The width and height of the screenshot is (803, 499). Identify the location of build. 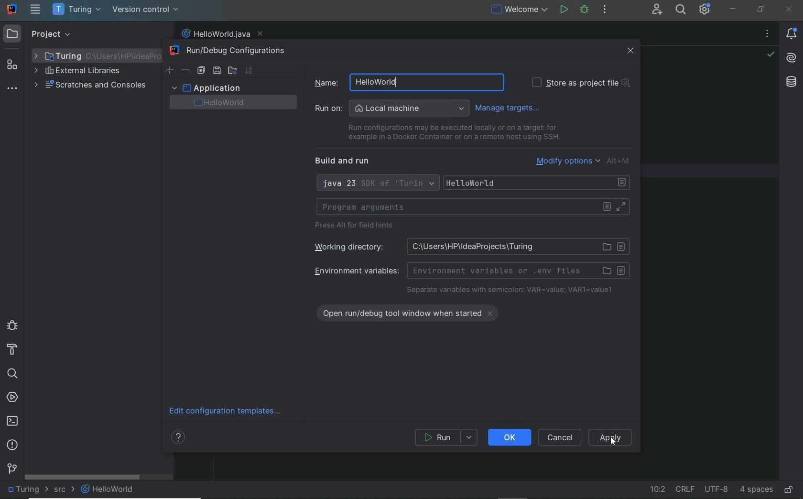
(12, 350).